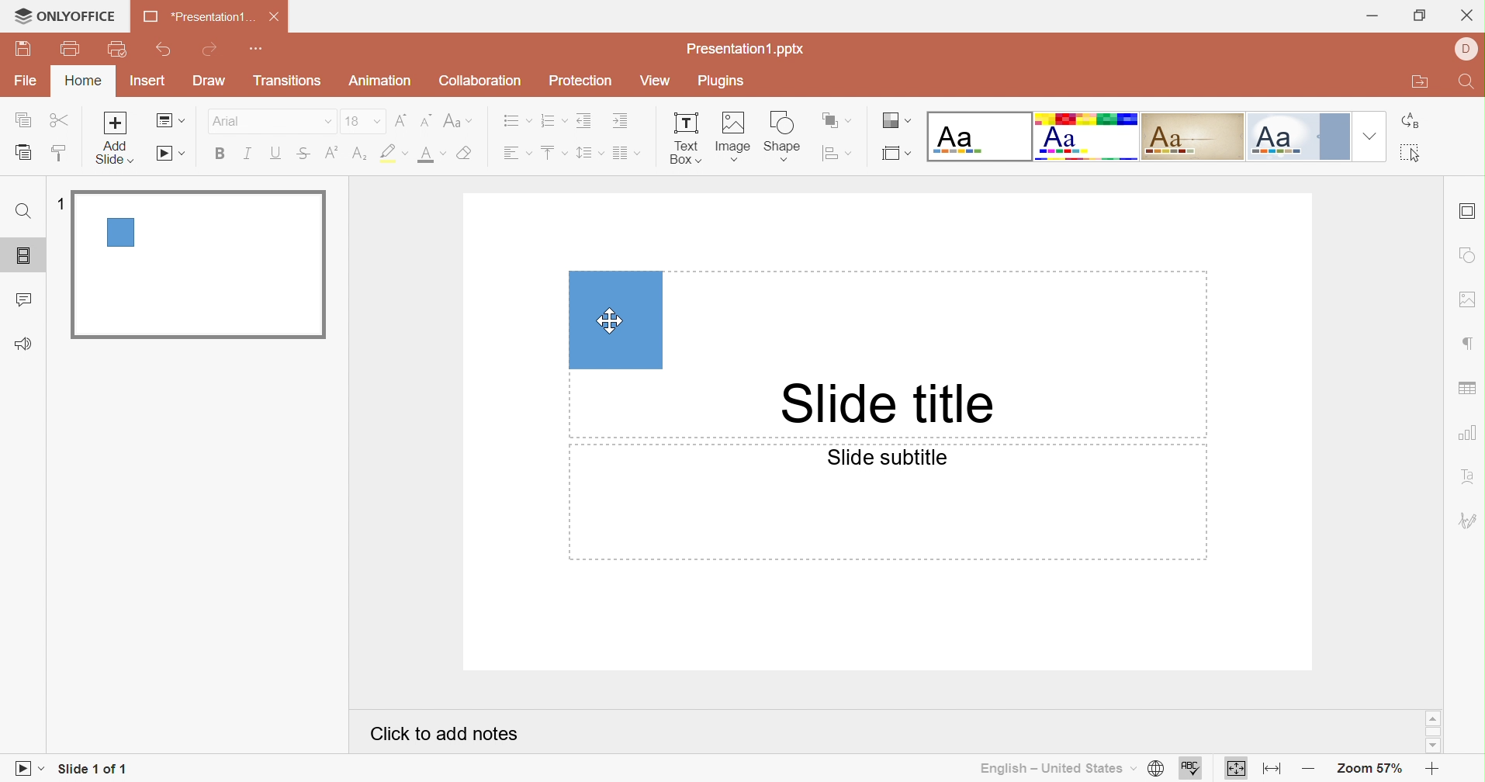  What do you see at coordinates (1371, 770) in the screenshot?
I see `Zoom 57%` at bounding box center [1371, 770].